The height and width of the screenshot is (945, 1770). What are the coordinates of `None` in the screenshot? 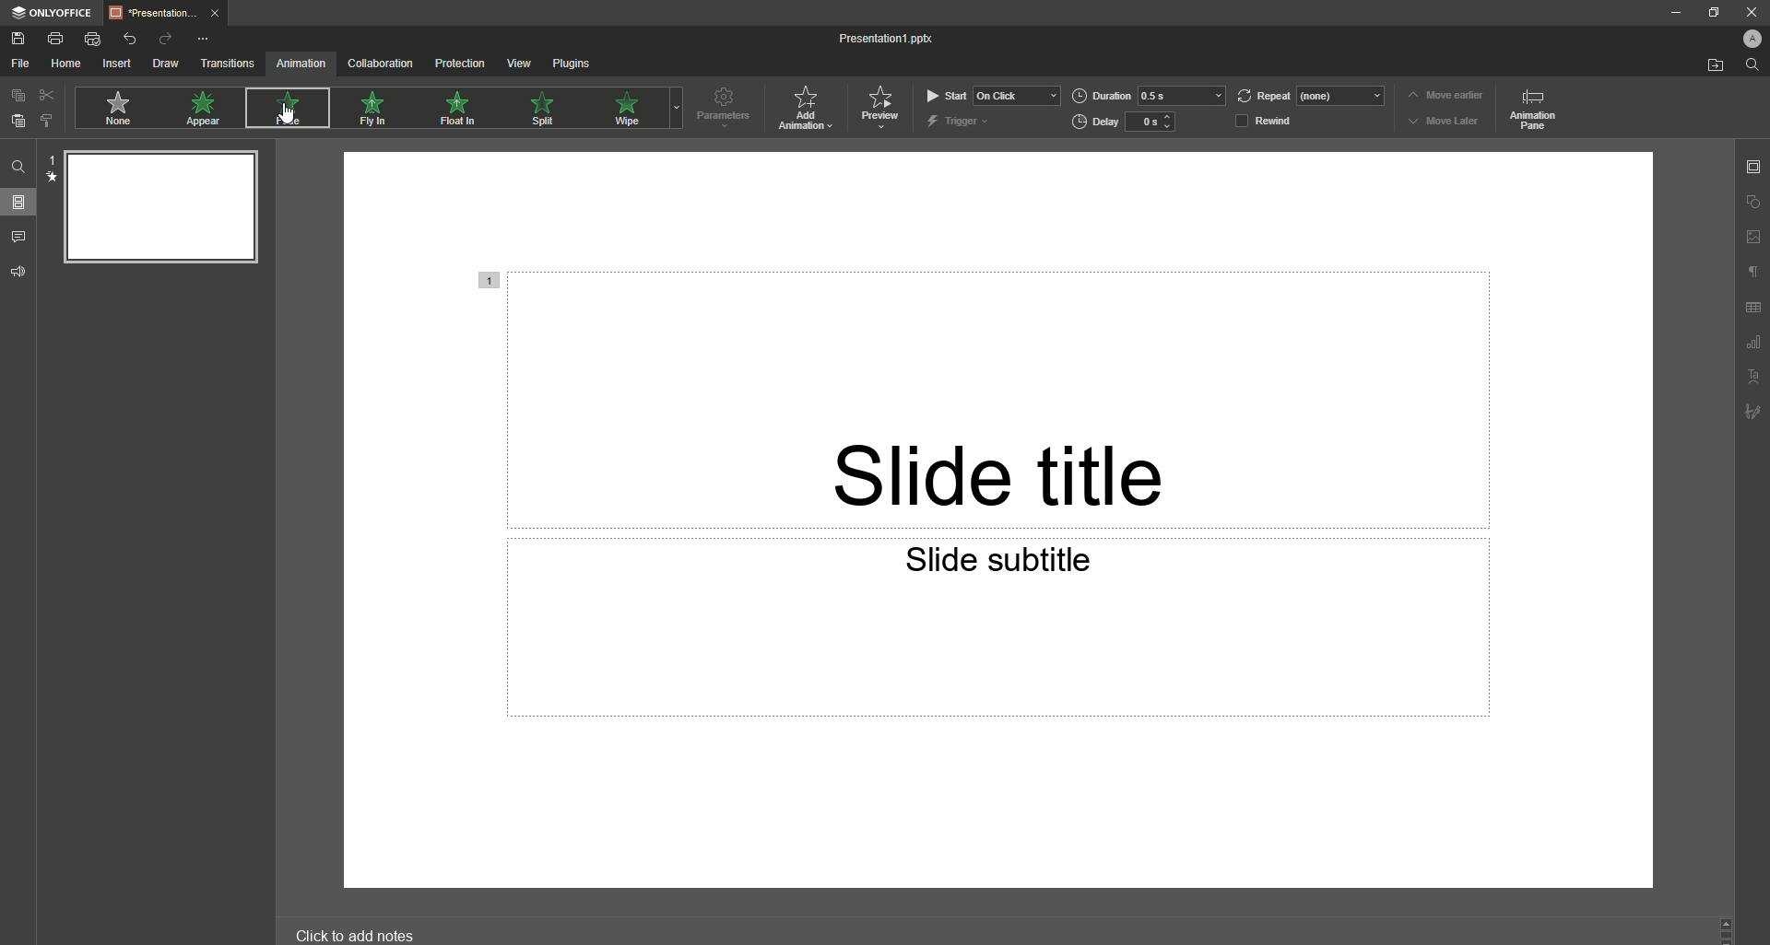 It's located at (116, 109).